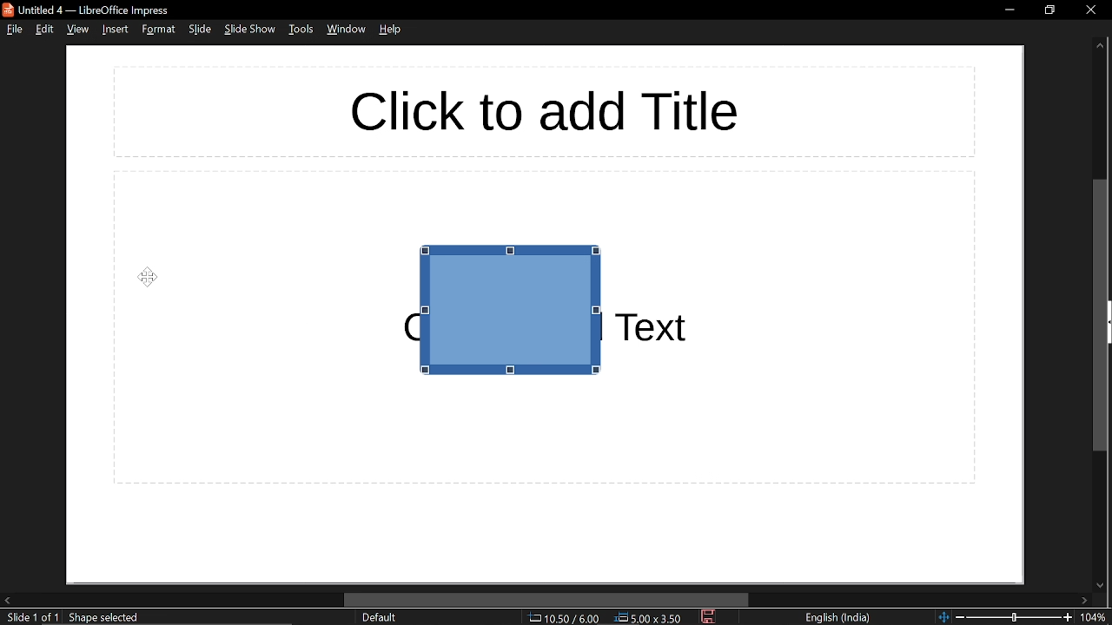  What do you see at coordinates (1049, 10) in the screenshot?
I see `restore down` at bounding box center [1049, 10].